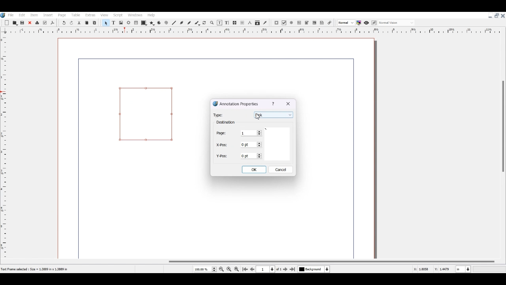 This screenshot has width=506, height=285. Describe the element at coordinates (129, 23) in the screenshot. I see `Render frame` at that location.